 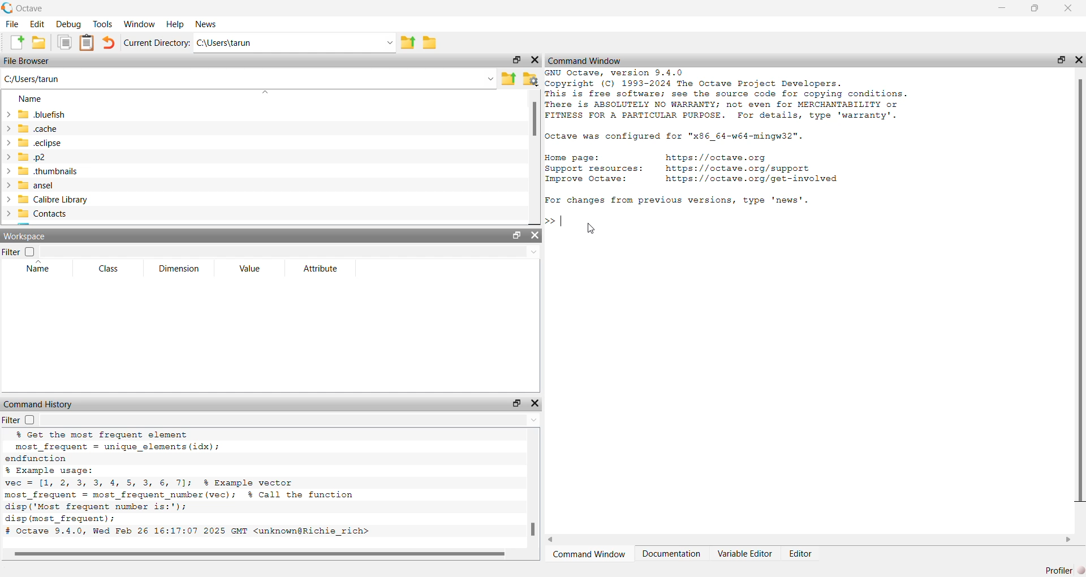 What do you see at coordinates (27, 61) in the screenshot?
I see `File Browser` at bounding box center [27, 61].